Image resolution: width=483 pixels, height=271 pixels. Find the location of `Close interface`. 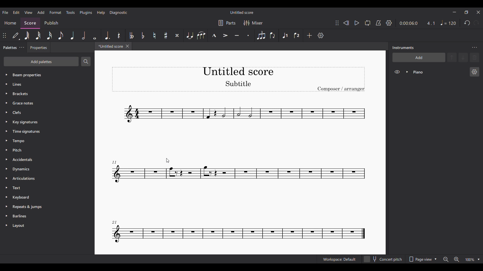

Close interface is located at coordinates (478, 12).